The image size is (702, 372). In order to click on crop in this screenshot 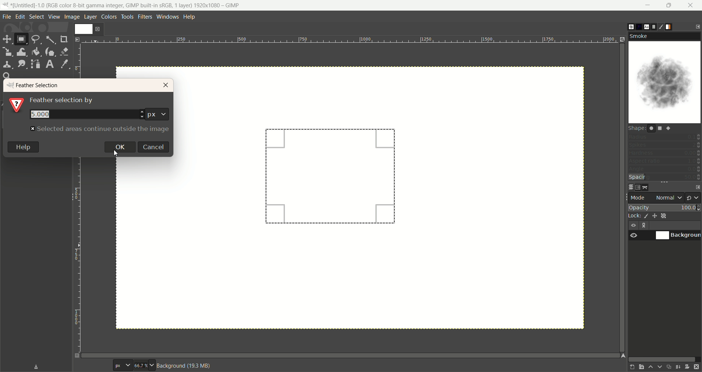, I will do `click(65, 40)`.